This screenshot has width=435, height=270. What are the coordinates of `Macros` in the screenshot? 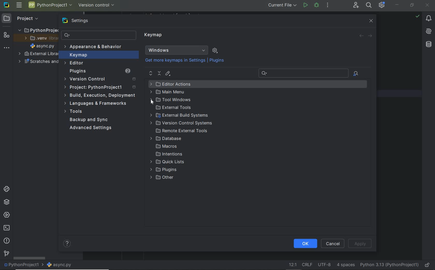 It's located at (165, 147).